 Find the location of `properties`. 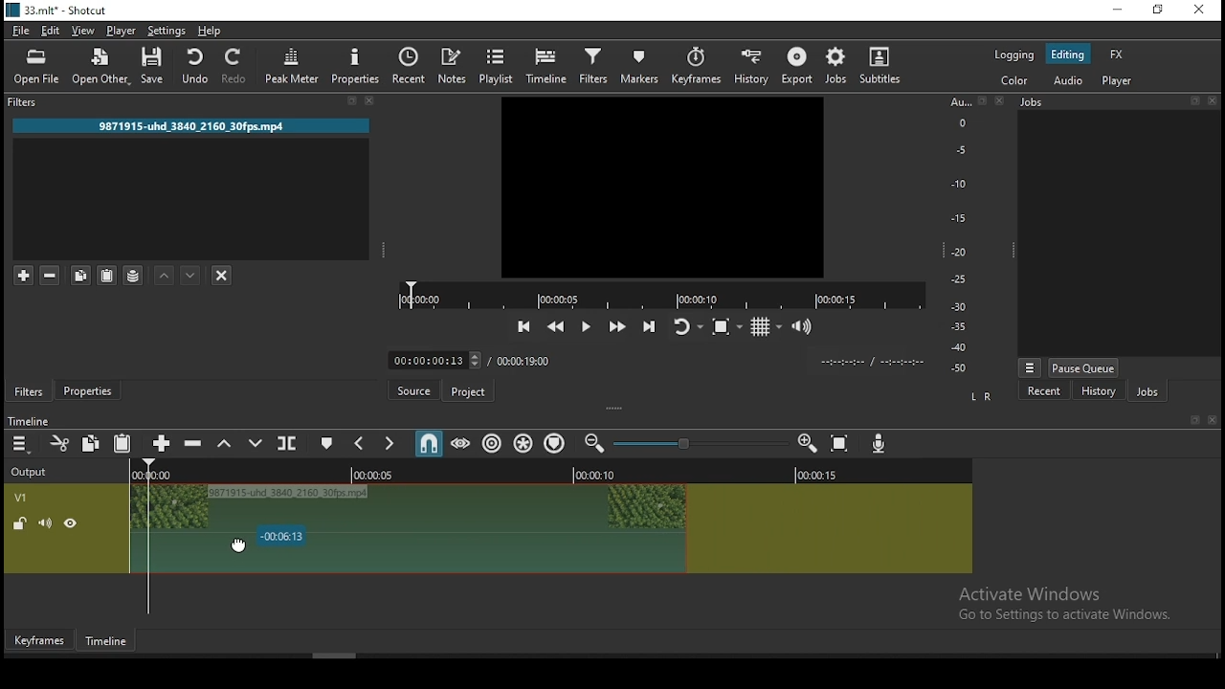

properties is located at coordinates (357, 67).